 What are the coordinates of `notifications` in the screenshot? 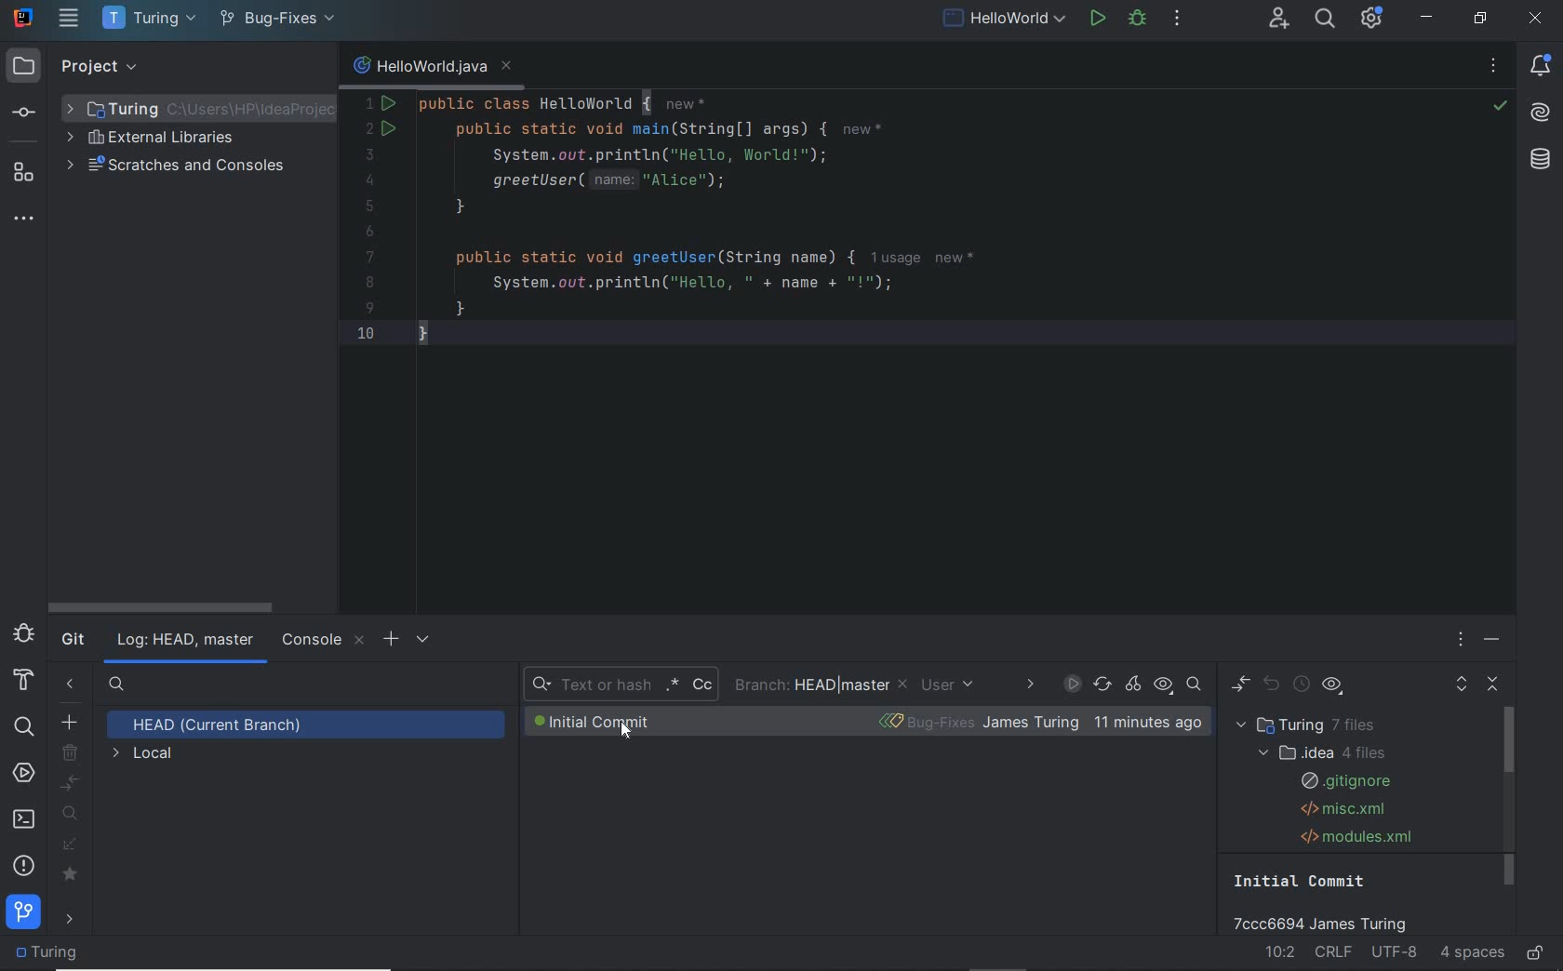 It's located at (1542, 67).